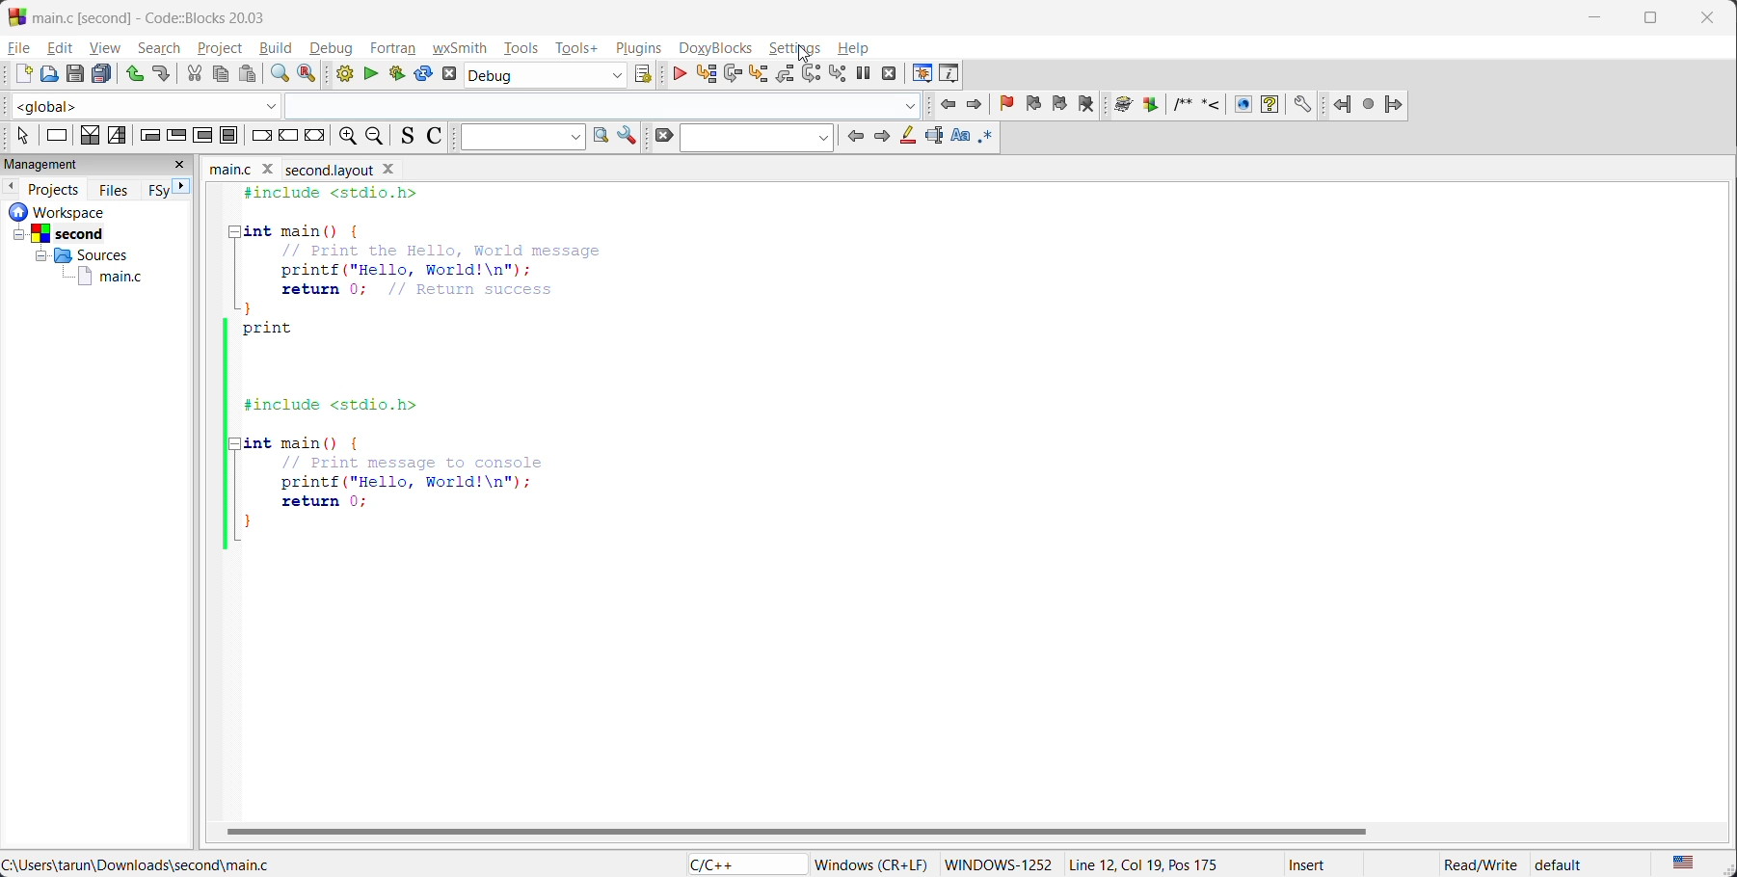 Image resolution: width=1737 pixels, height=877 pixels. Describe the element at coordinates (18, 49) in the screenshot. I see `file` at that location.